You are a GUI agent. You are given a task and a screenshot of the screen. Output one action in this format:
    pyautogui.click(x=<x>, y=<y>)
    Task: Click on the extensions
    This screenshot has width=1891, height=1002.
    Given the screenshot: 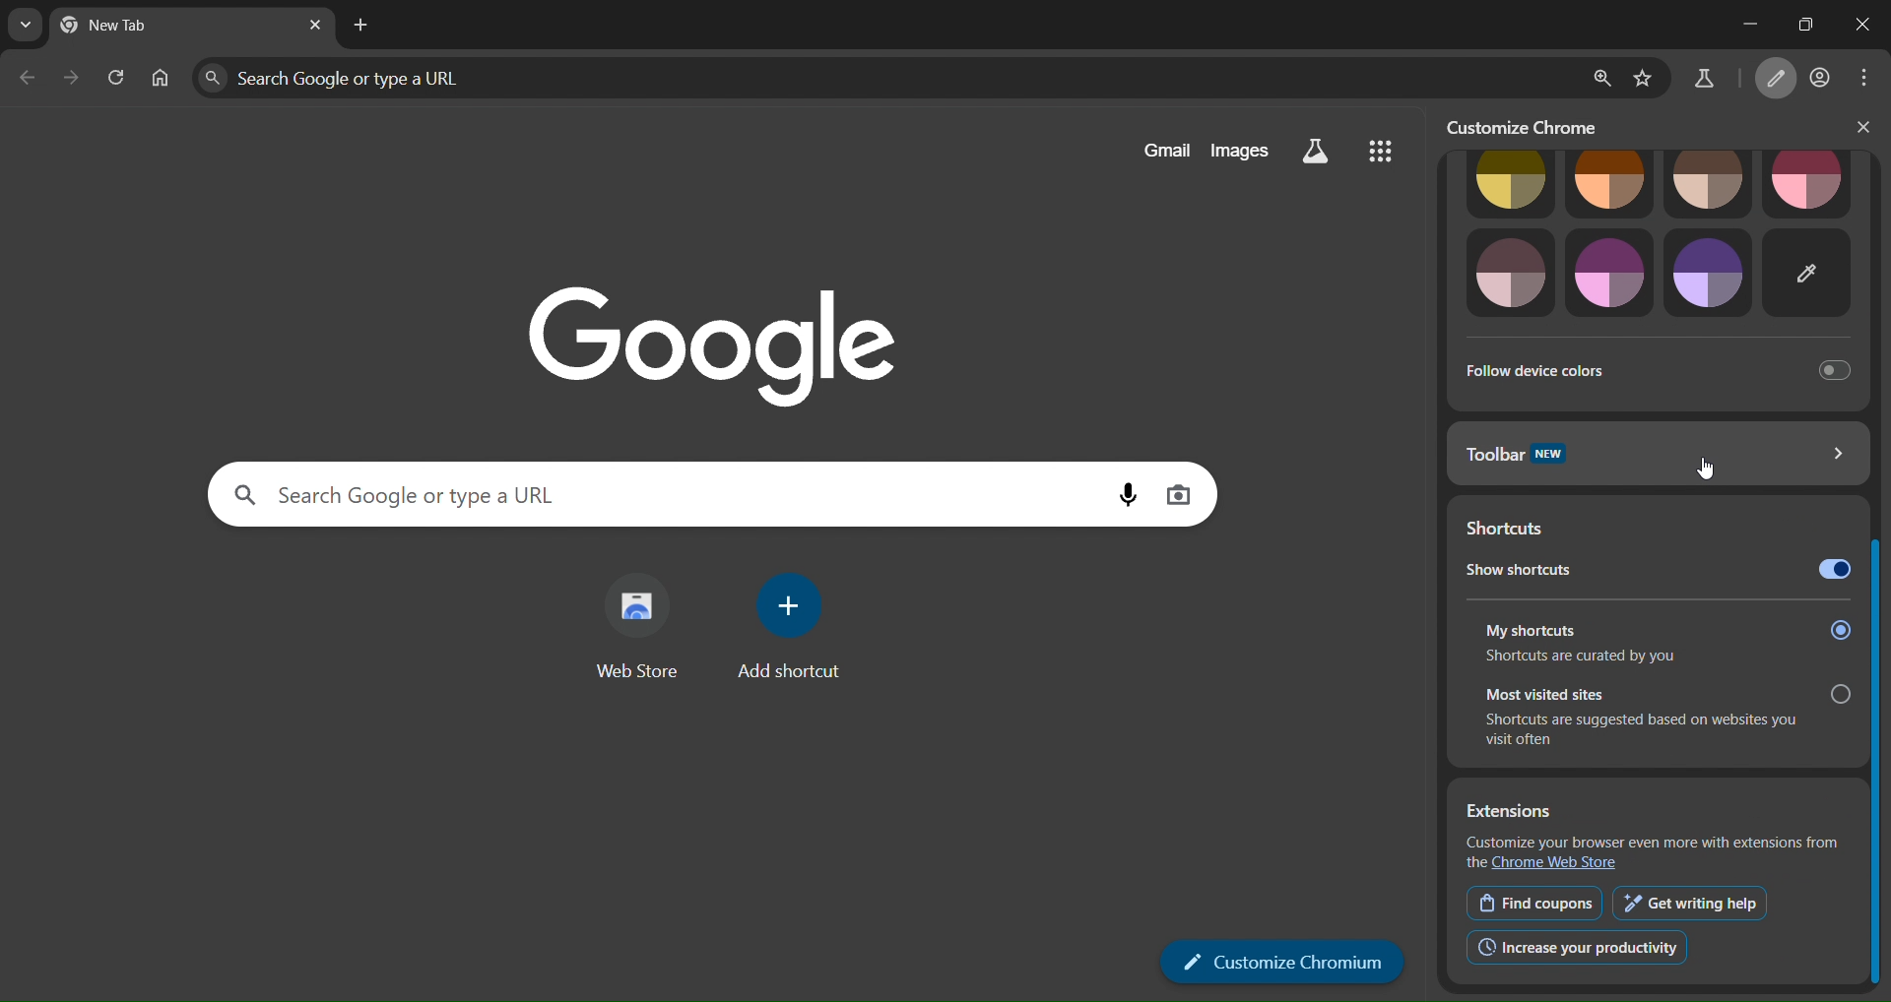 What is the action you would take?
    pyautogui.click(x=1511, y=812)
    